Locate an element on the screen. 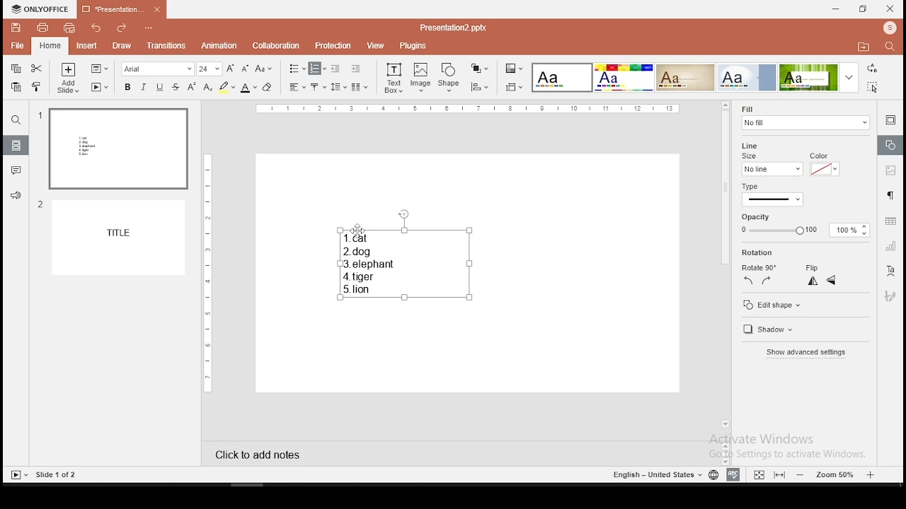 This screenshot has width=906, height=509. collaboration is located at coordinates (276, 46).